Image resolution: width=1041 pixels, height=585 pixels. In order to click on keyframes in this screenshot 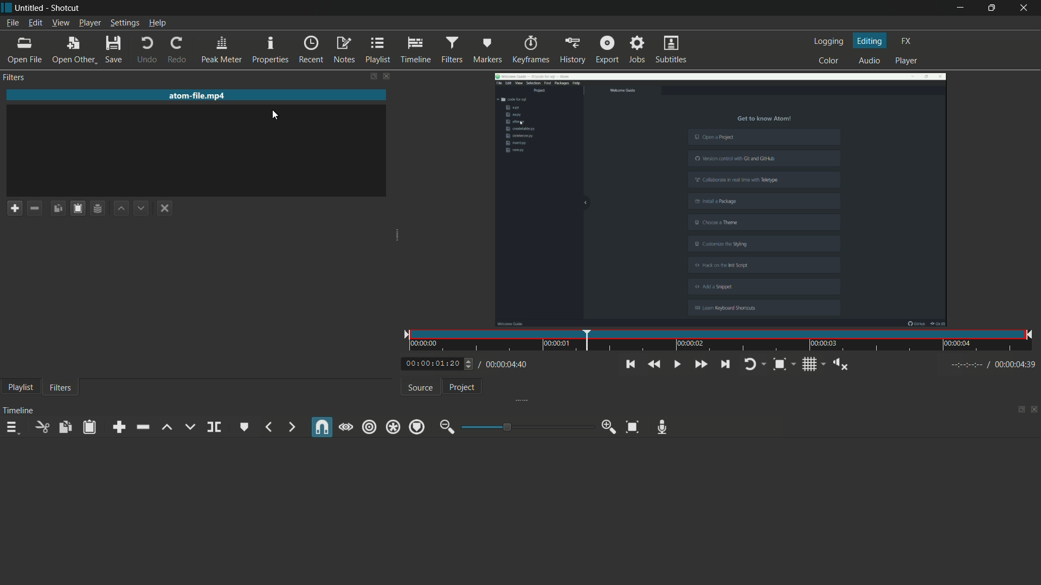, I will do `click(530, 49)`.